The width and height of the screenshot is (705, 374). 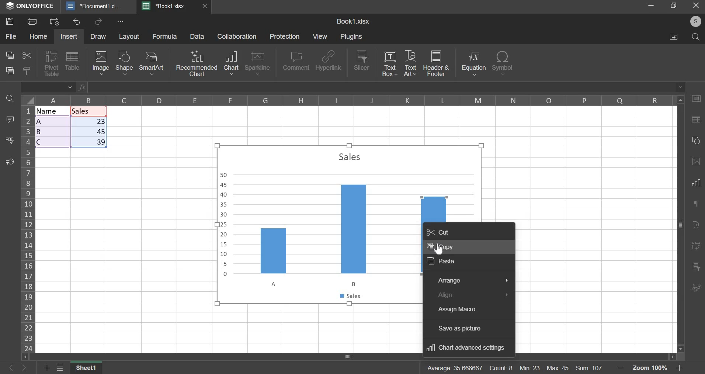 I want to click on chart, so click(x=231, y=62).